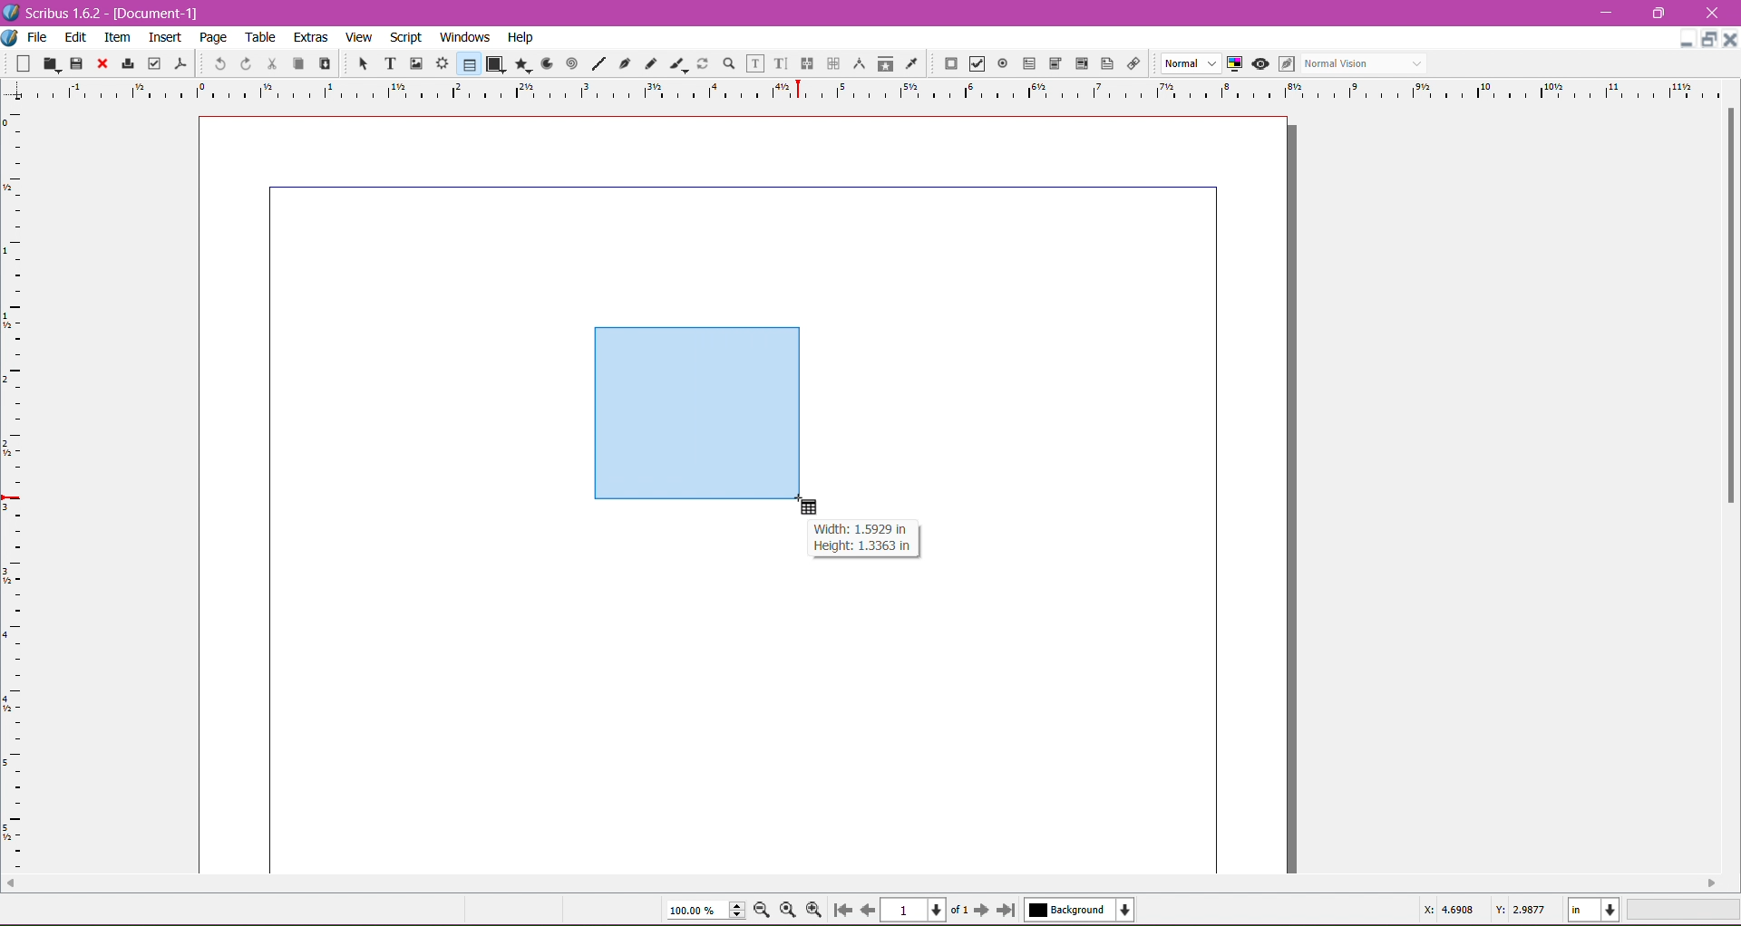 The image size is (1741, 926). Describe the element at coordinates (218, 63) in the screenshot. I see `Undo` at that location.